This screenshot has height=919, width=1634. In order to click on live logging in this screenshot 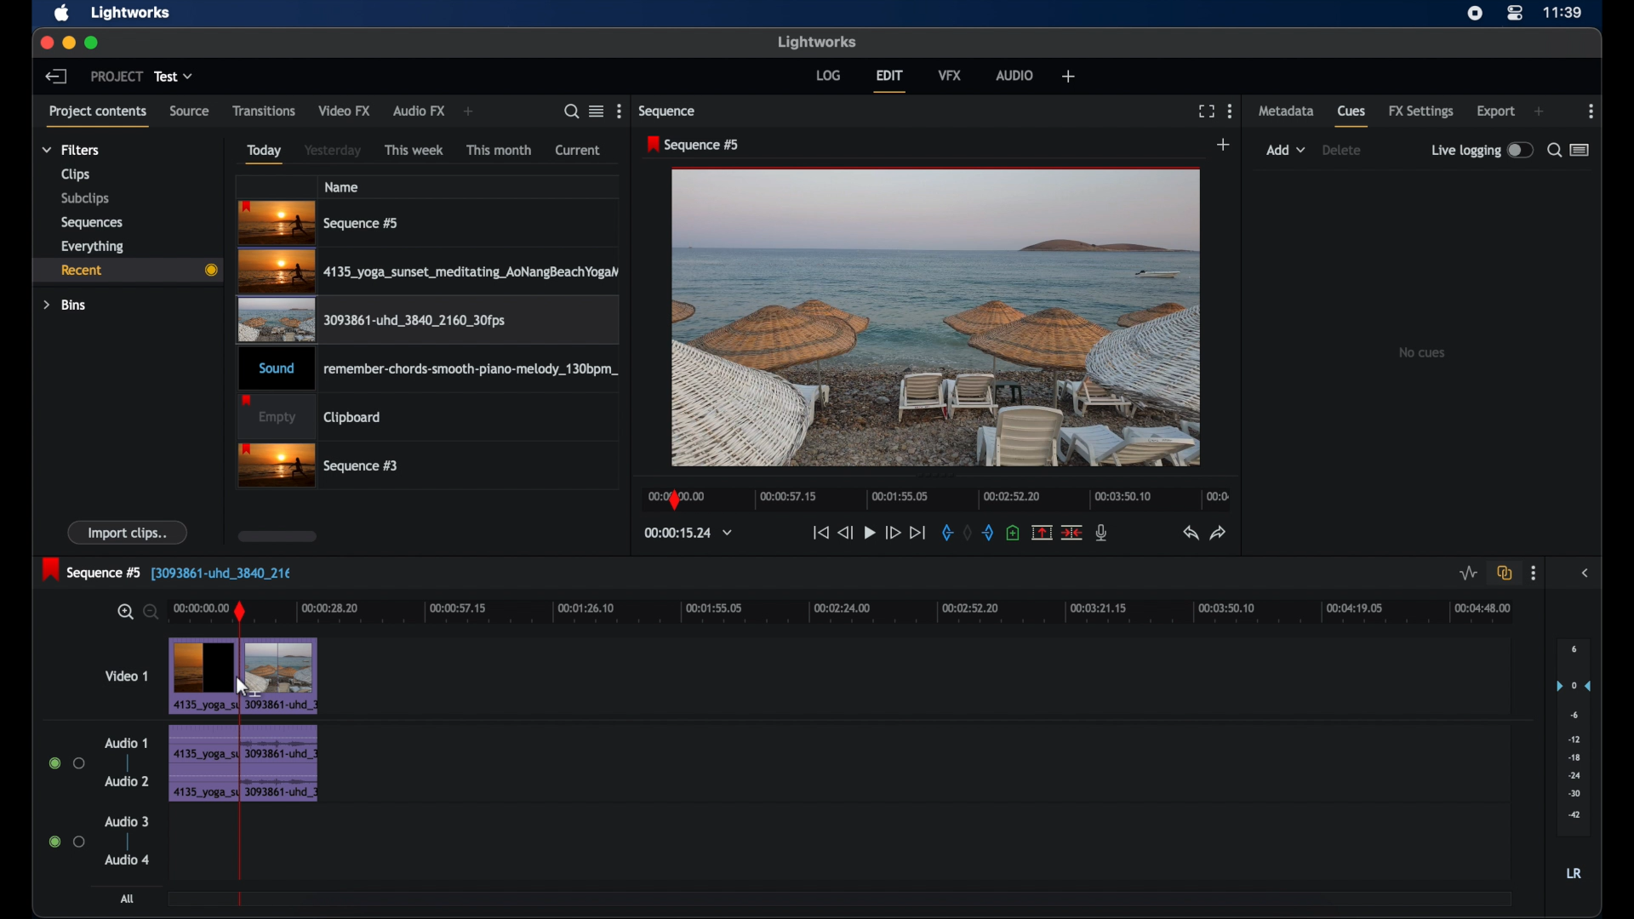, I will do `click(1483, 149)`.